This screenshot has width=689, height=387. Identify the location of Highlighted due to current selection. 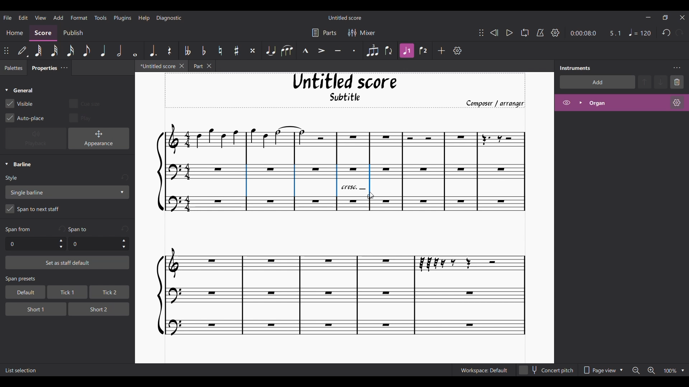
(370, 181).